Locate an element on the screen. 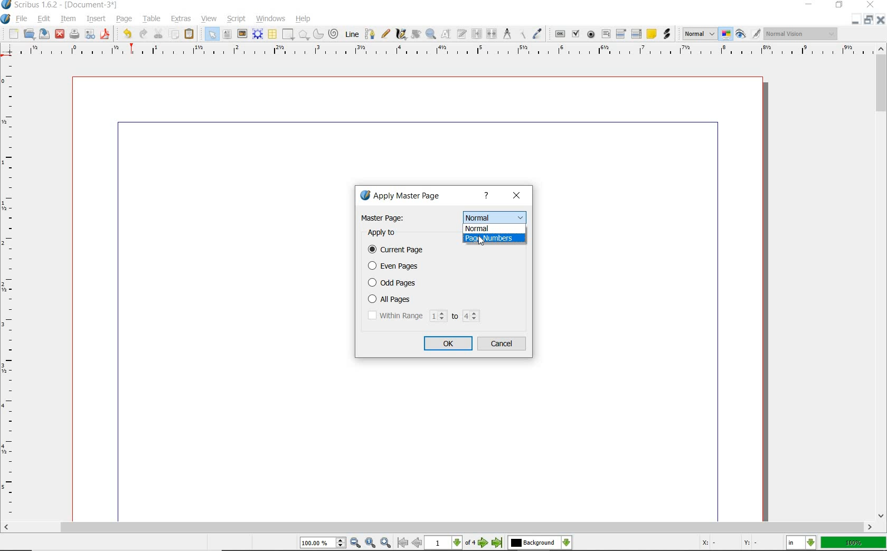 This screenshot has height=551, width=887. edit is located at coordinates (43, 18).